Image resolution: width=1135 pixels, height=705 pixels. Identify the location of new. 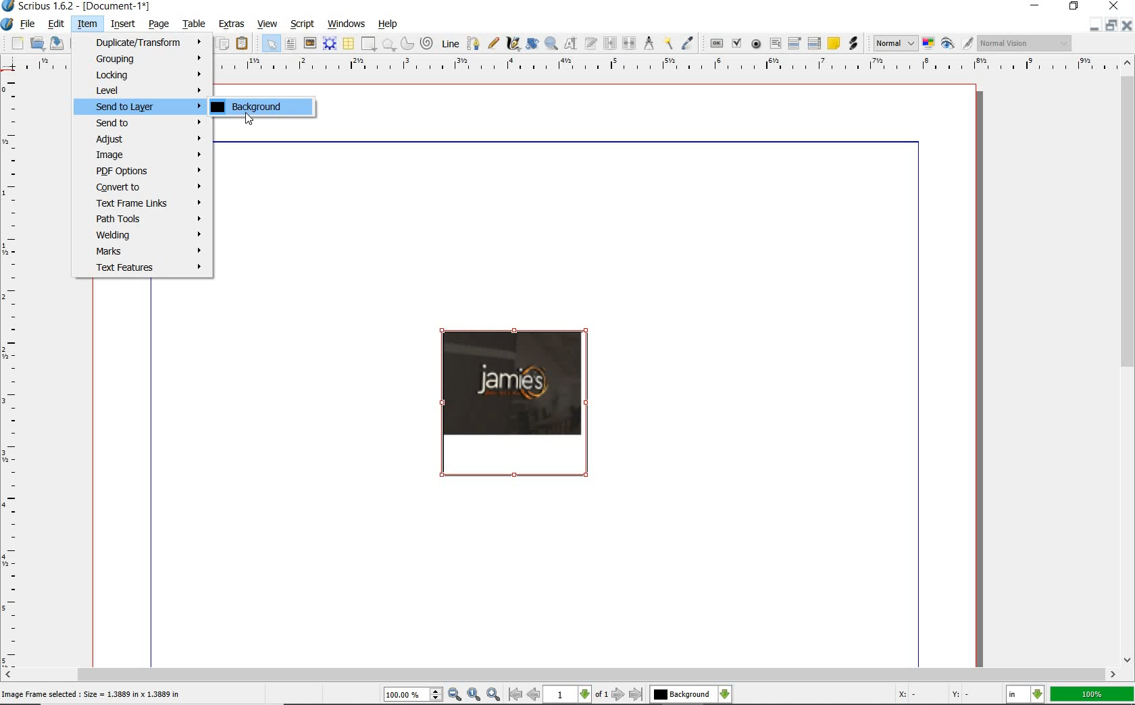
(16, 43).